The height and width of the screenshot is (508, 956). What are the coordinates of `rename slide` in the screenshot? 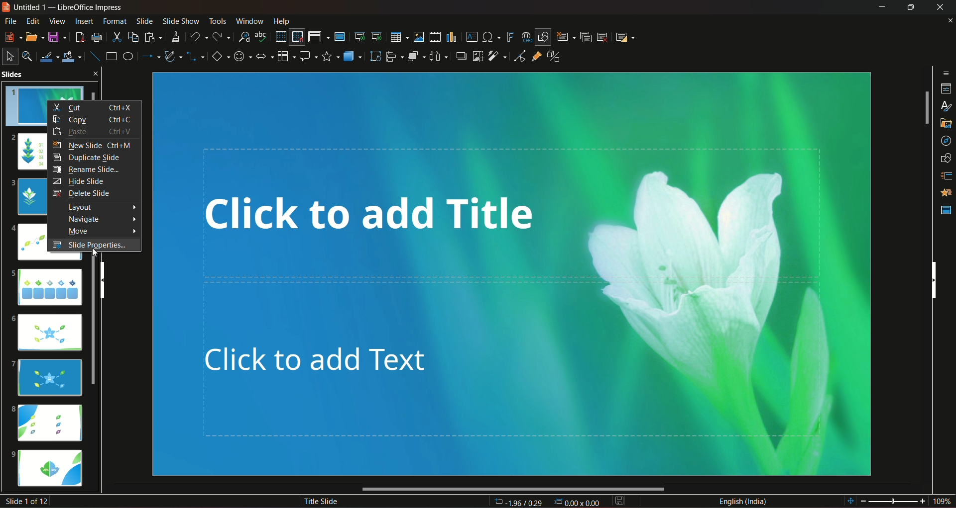 It's located at (88, 170).